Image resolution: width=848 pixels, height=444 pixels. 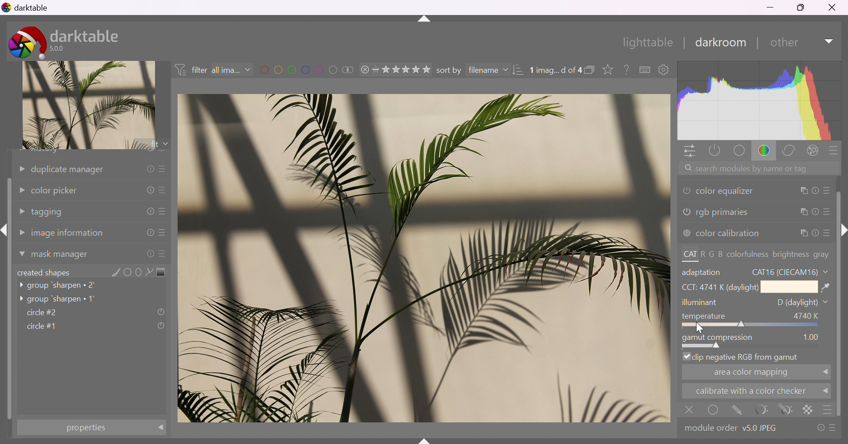 What do you see at coordinates (836, 7) in the screenshot?
I see `close` at bounding box center [836, 7].